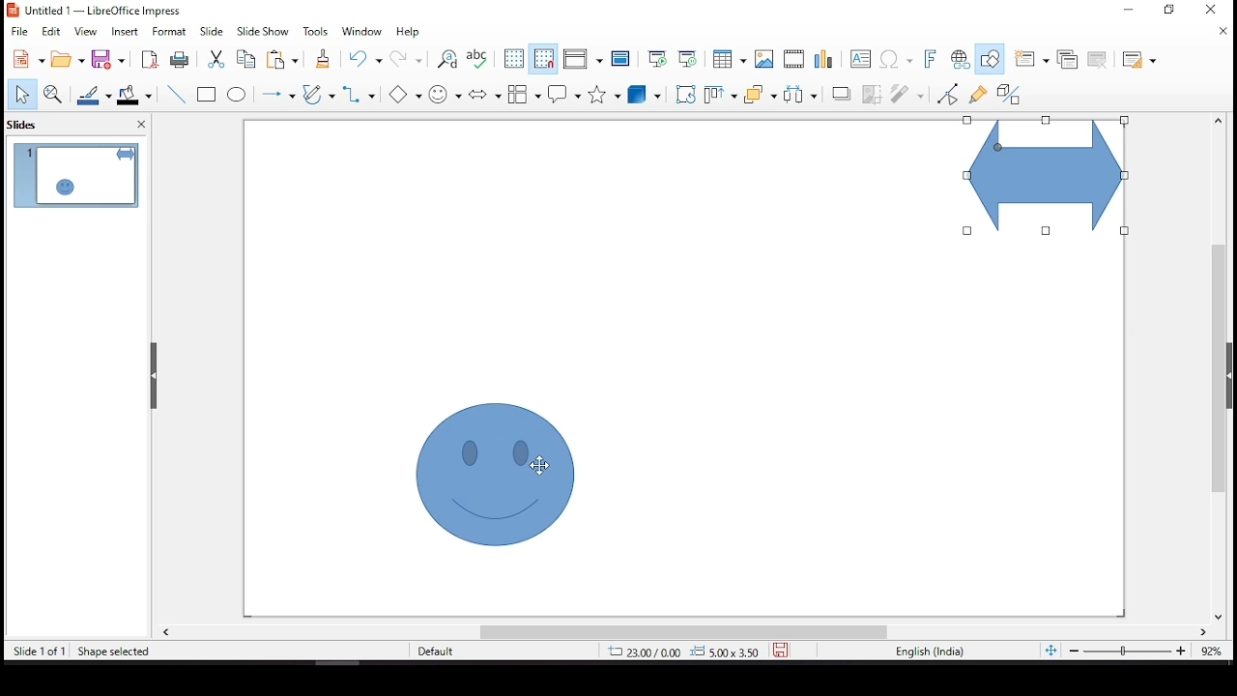 The image size is (1237, 696). I want to click on copy, so click(243, 59).